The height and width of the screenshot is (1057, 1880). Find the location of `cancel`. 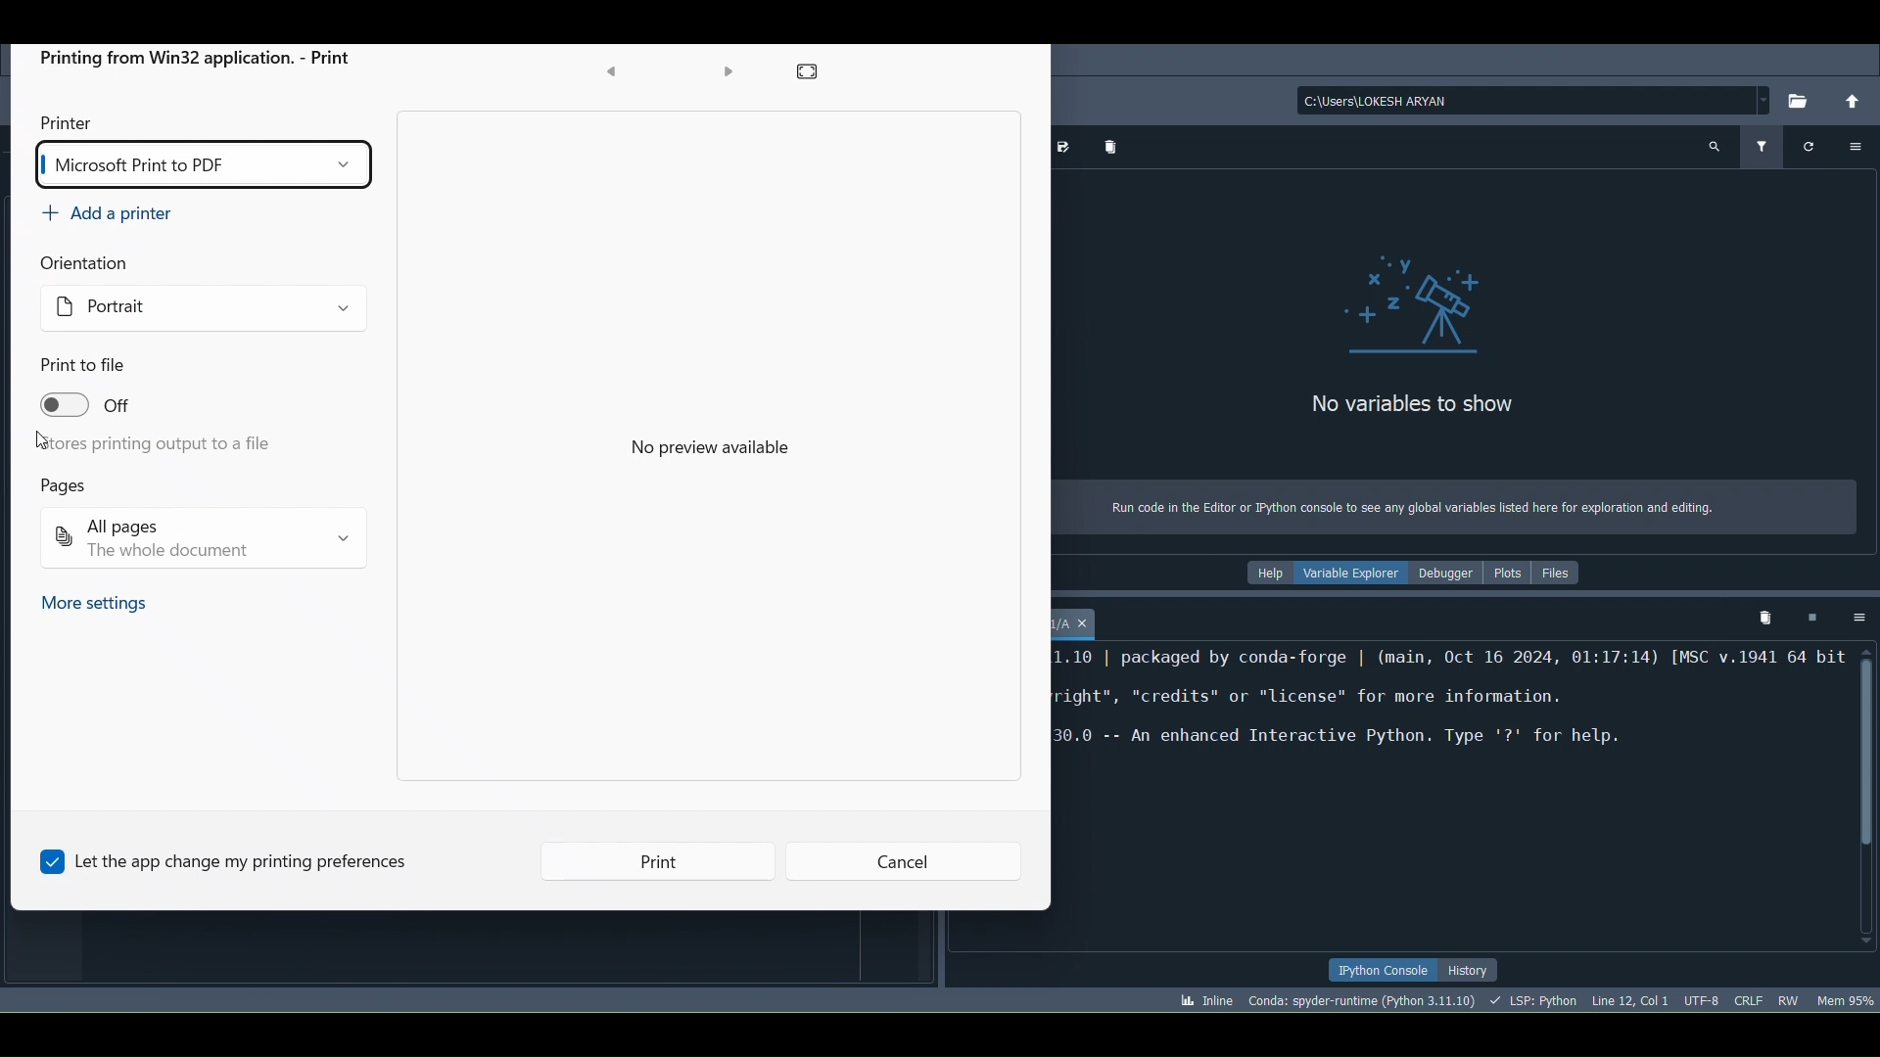

cancel is located at coordinates (906, 864).